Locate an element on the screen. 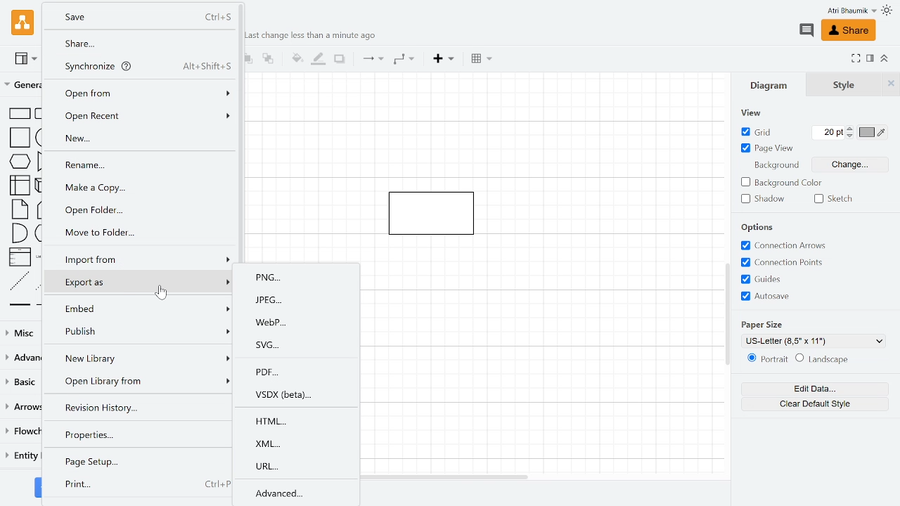  Publish is located at coordinates (139, 333).